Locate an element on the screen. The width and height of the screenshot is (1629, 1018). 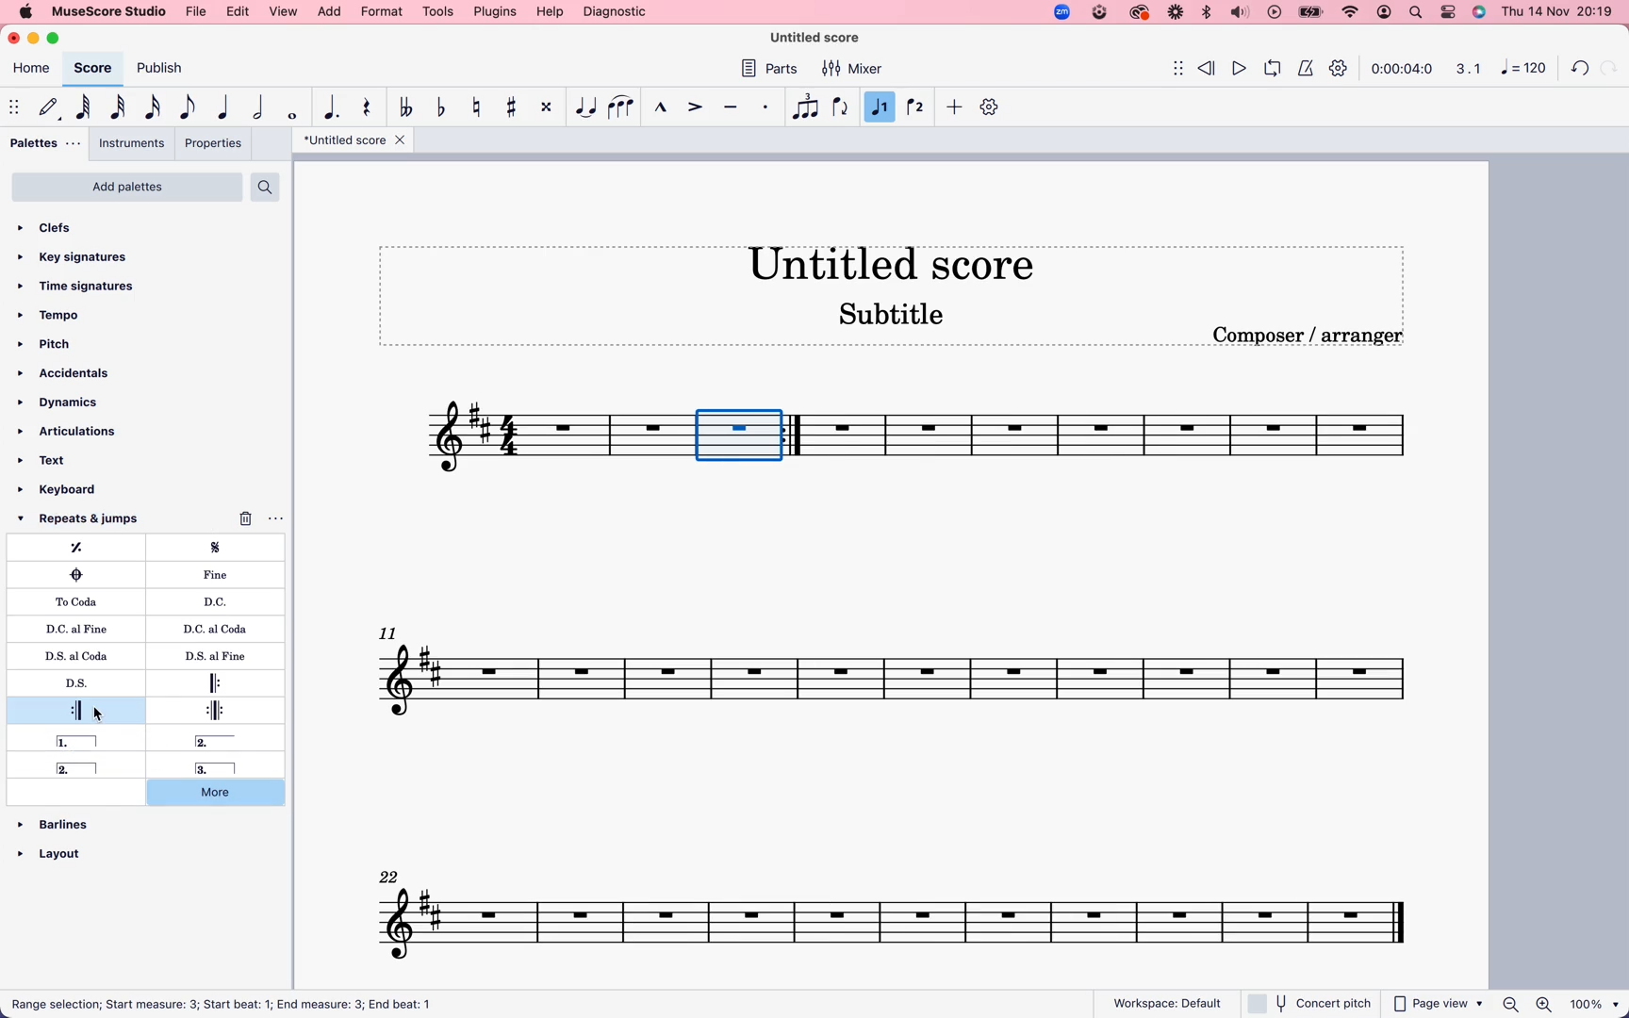
key signatures is located at coordinates (83, 258).